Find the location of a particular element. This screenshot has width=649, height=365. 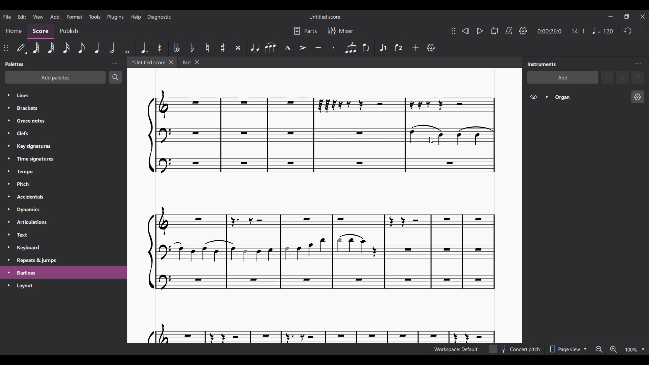

Customize toolbar is located at coordinates (431, 47).